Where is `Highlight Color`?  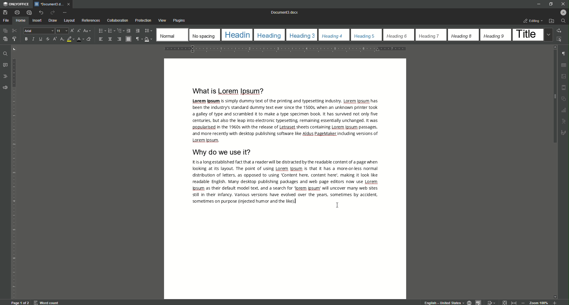
Highlight Color is located at coordinates (70, 39).